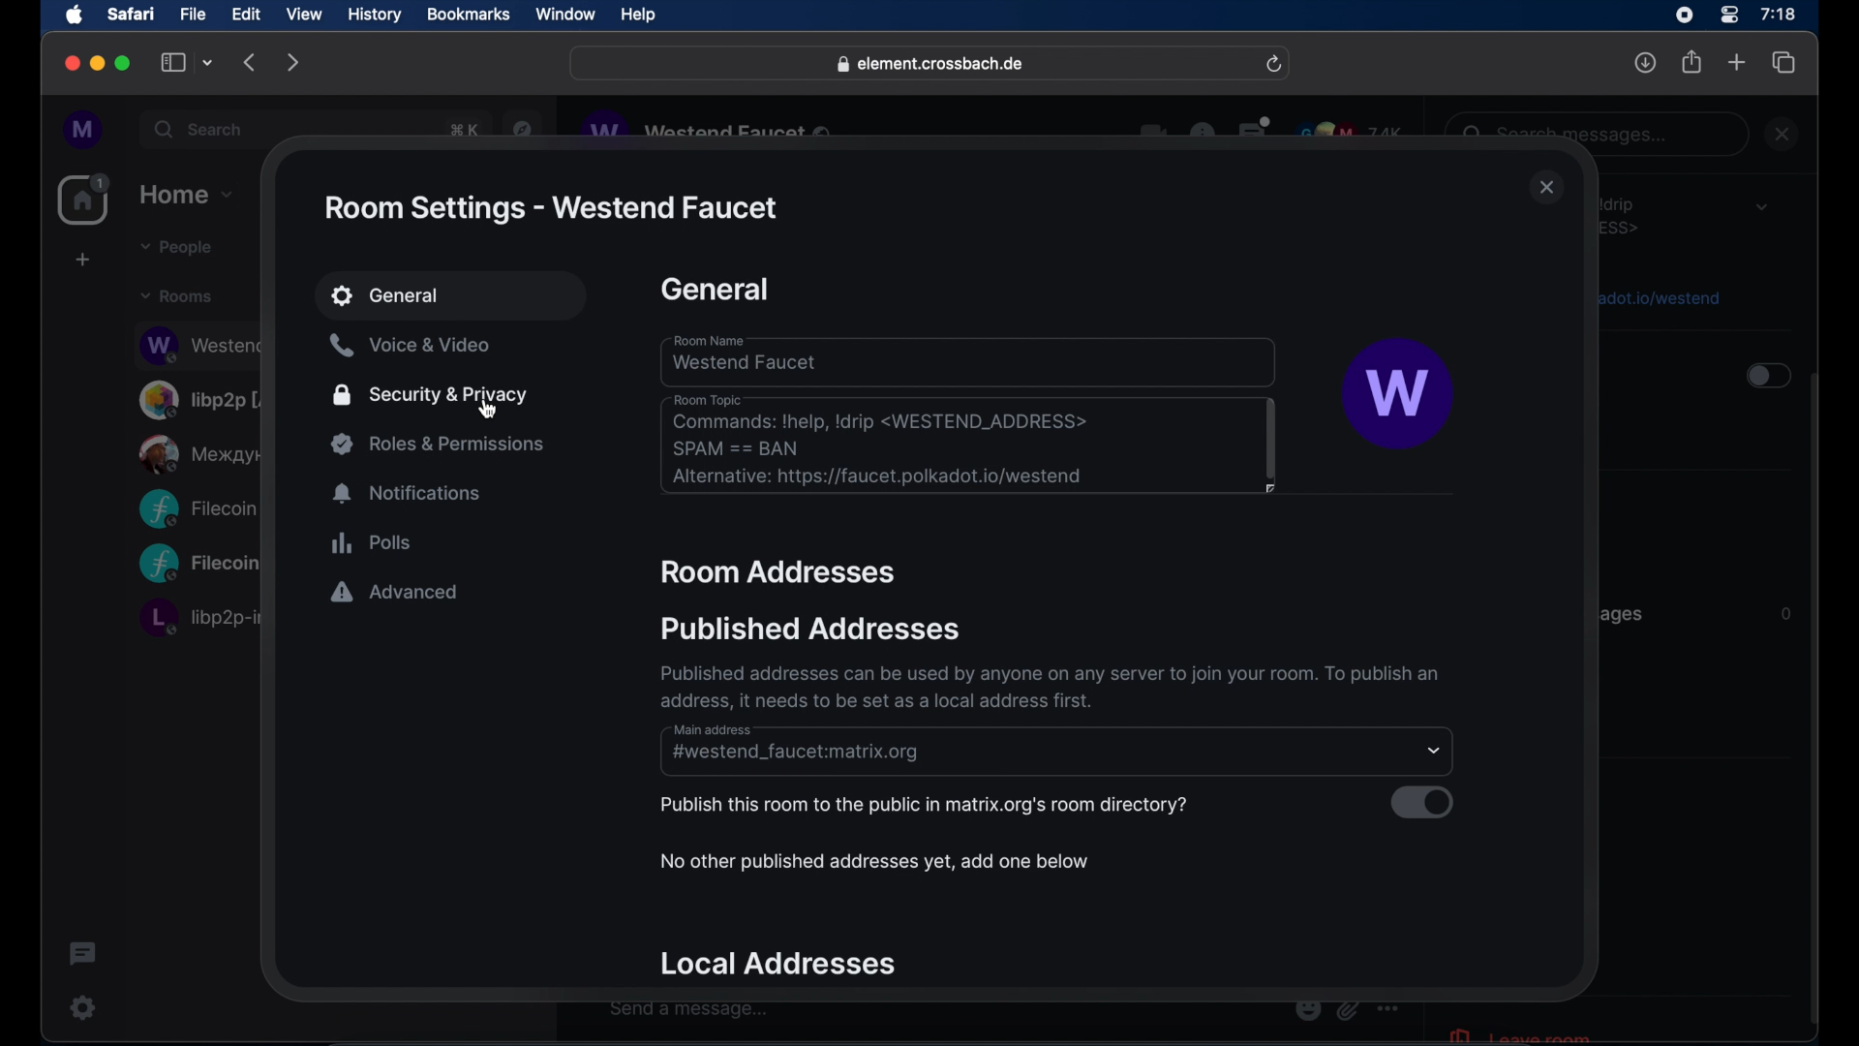 This screenshot has height=1046, width=1859. What do you see at coordinates (1761, 206) in the screenshot?
I see `dropdown` at bounding box center [1761, 206].